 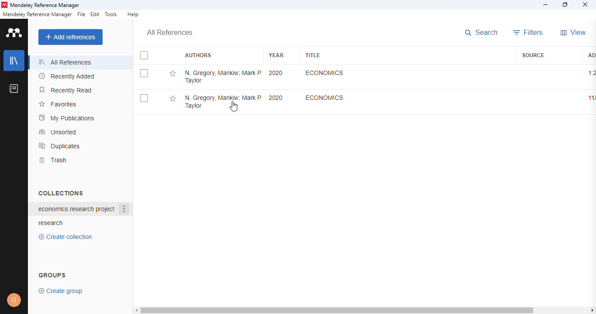 What do you see at coordinates (133, 14) in the screenshot?
I see `help` at bounding box center [133, 14].